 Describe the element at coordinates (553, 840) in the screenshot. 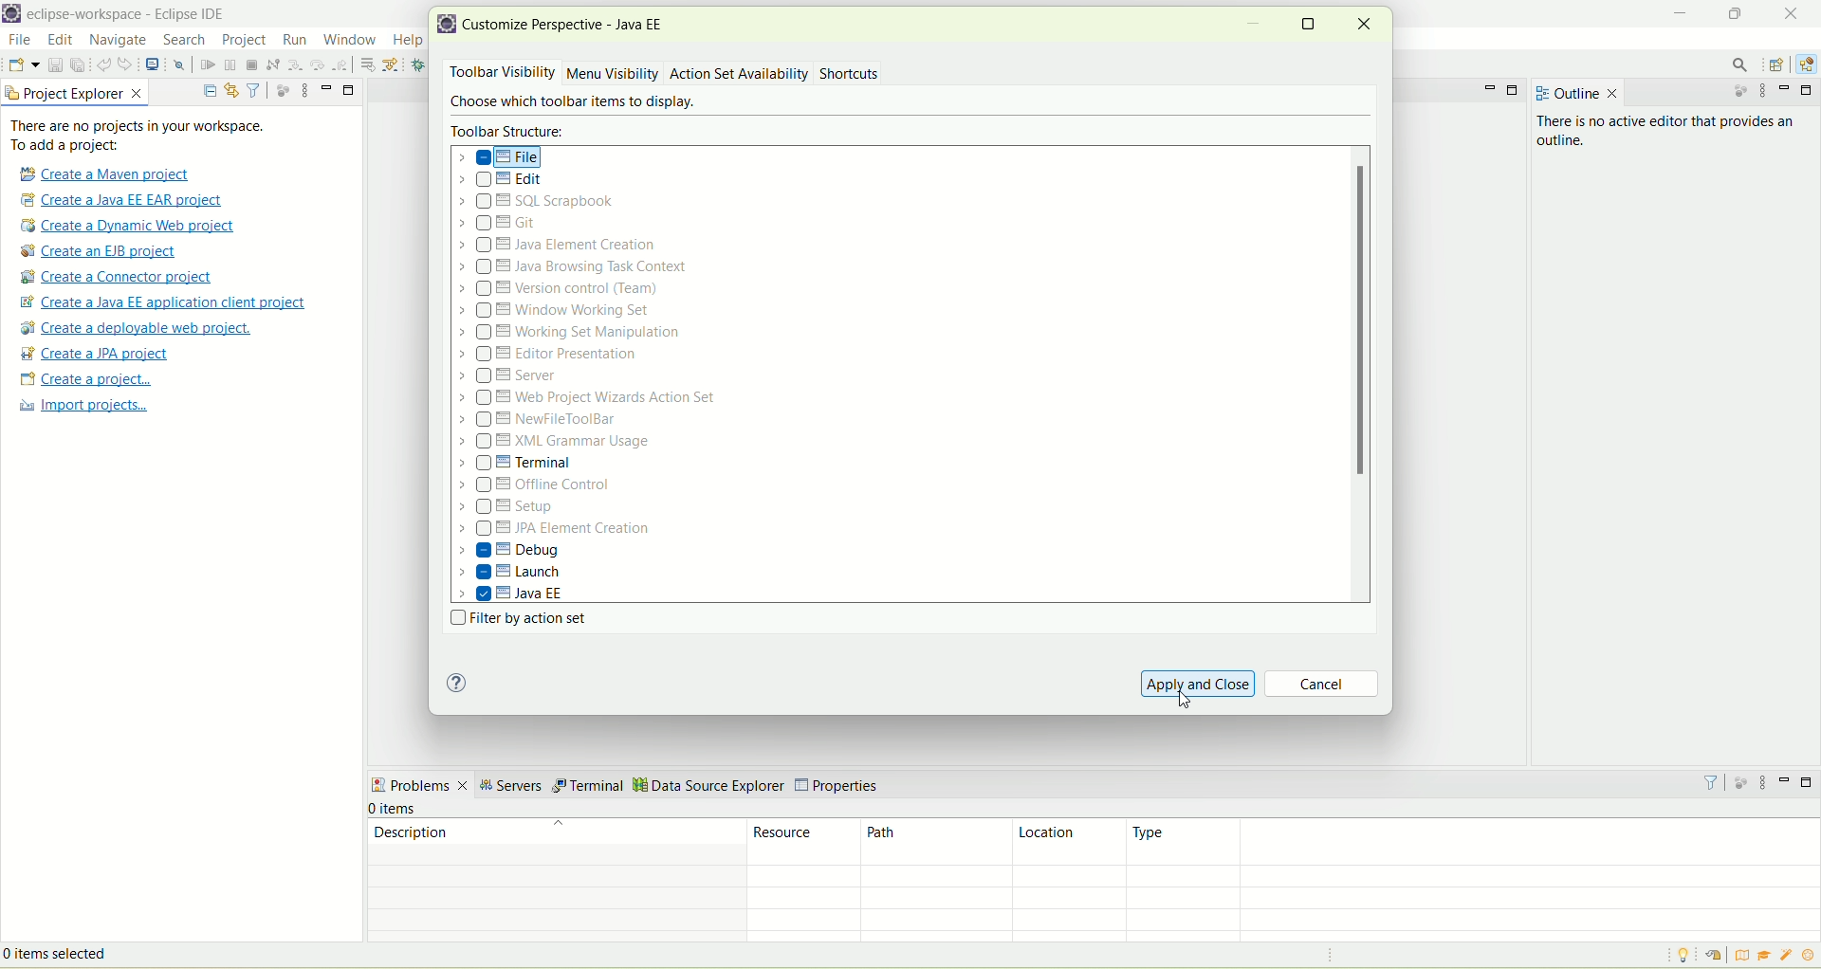

I see `description` at that location.